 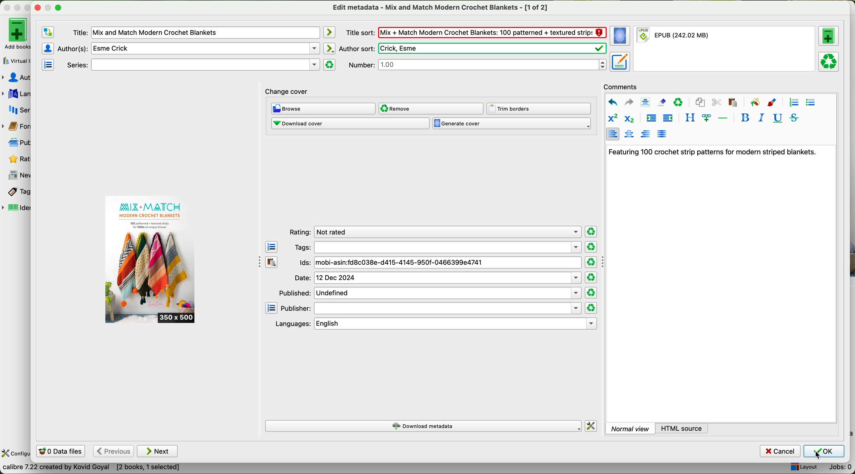 I want to click on clear rating, so click(x=591, y=308).